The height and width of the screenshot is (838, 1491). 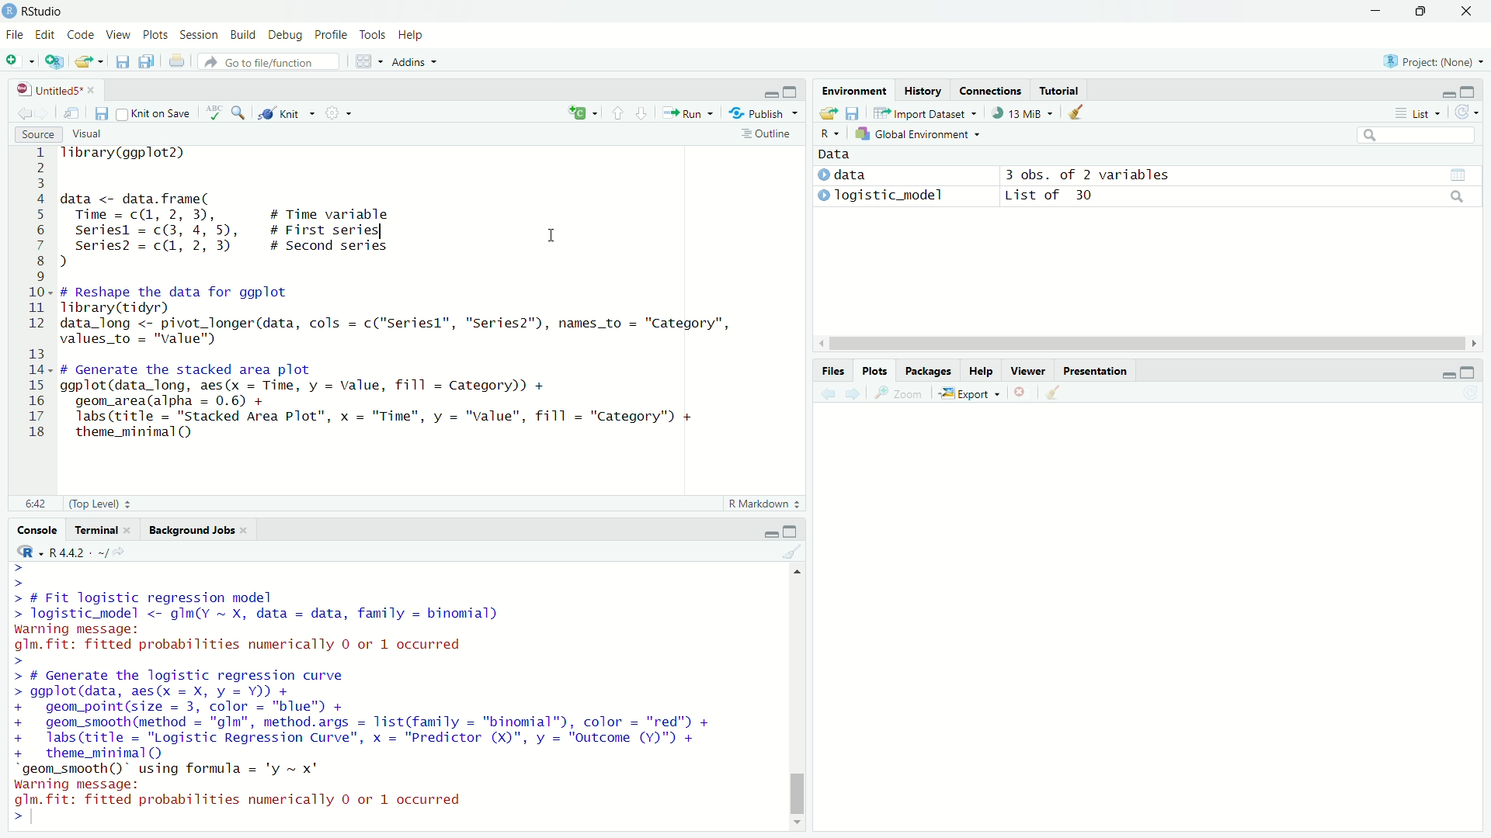 What do you see at coordinates (157, 34) in the screenshot?
I see `Plots` at bounding box center [157, 34].